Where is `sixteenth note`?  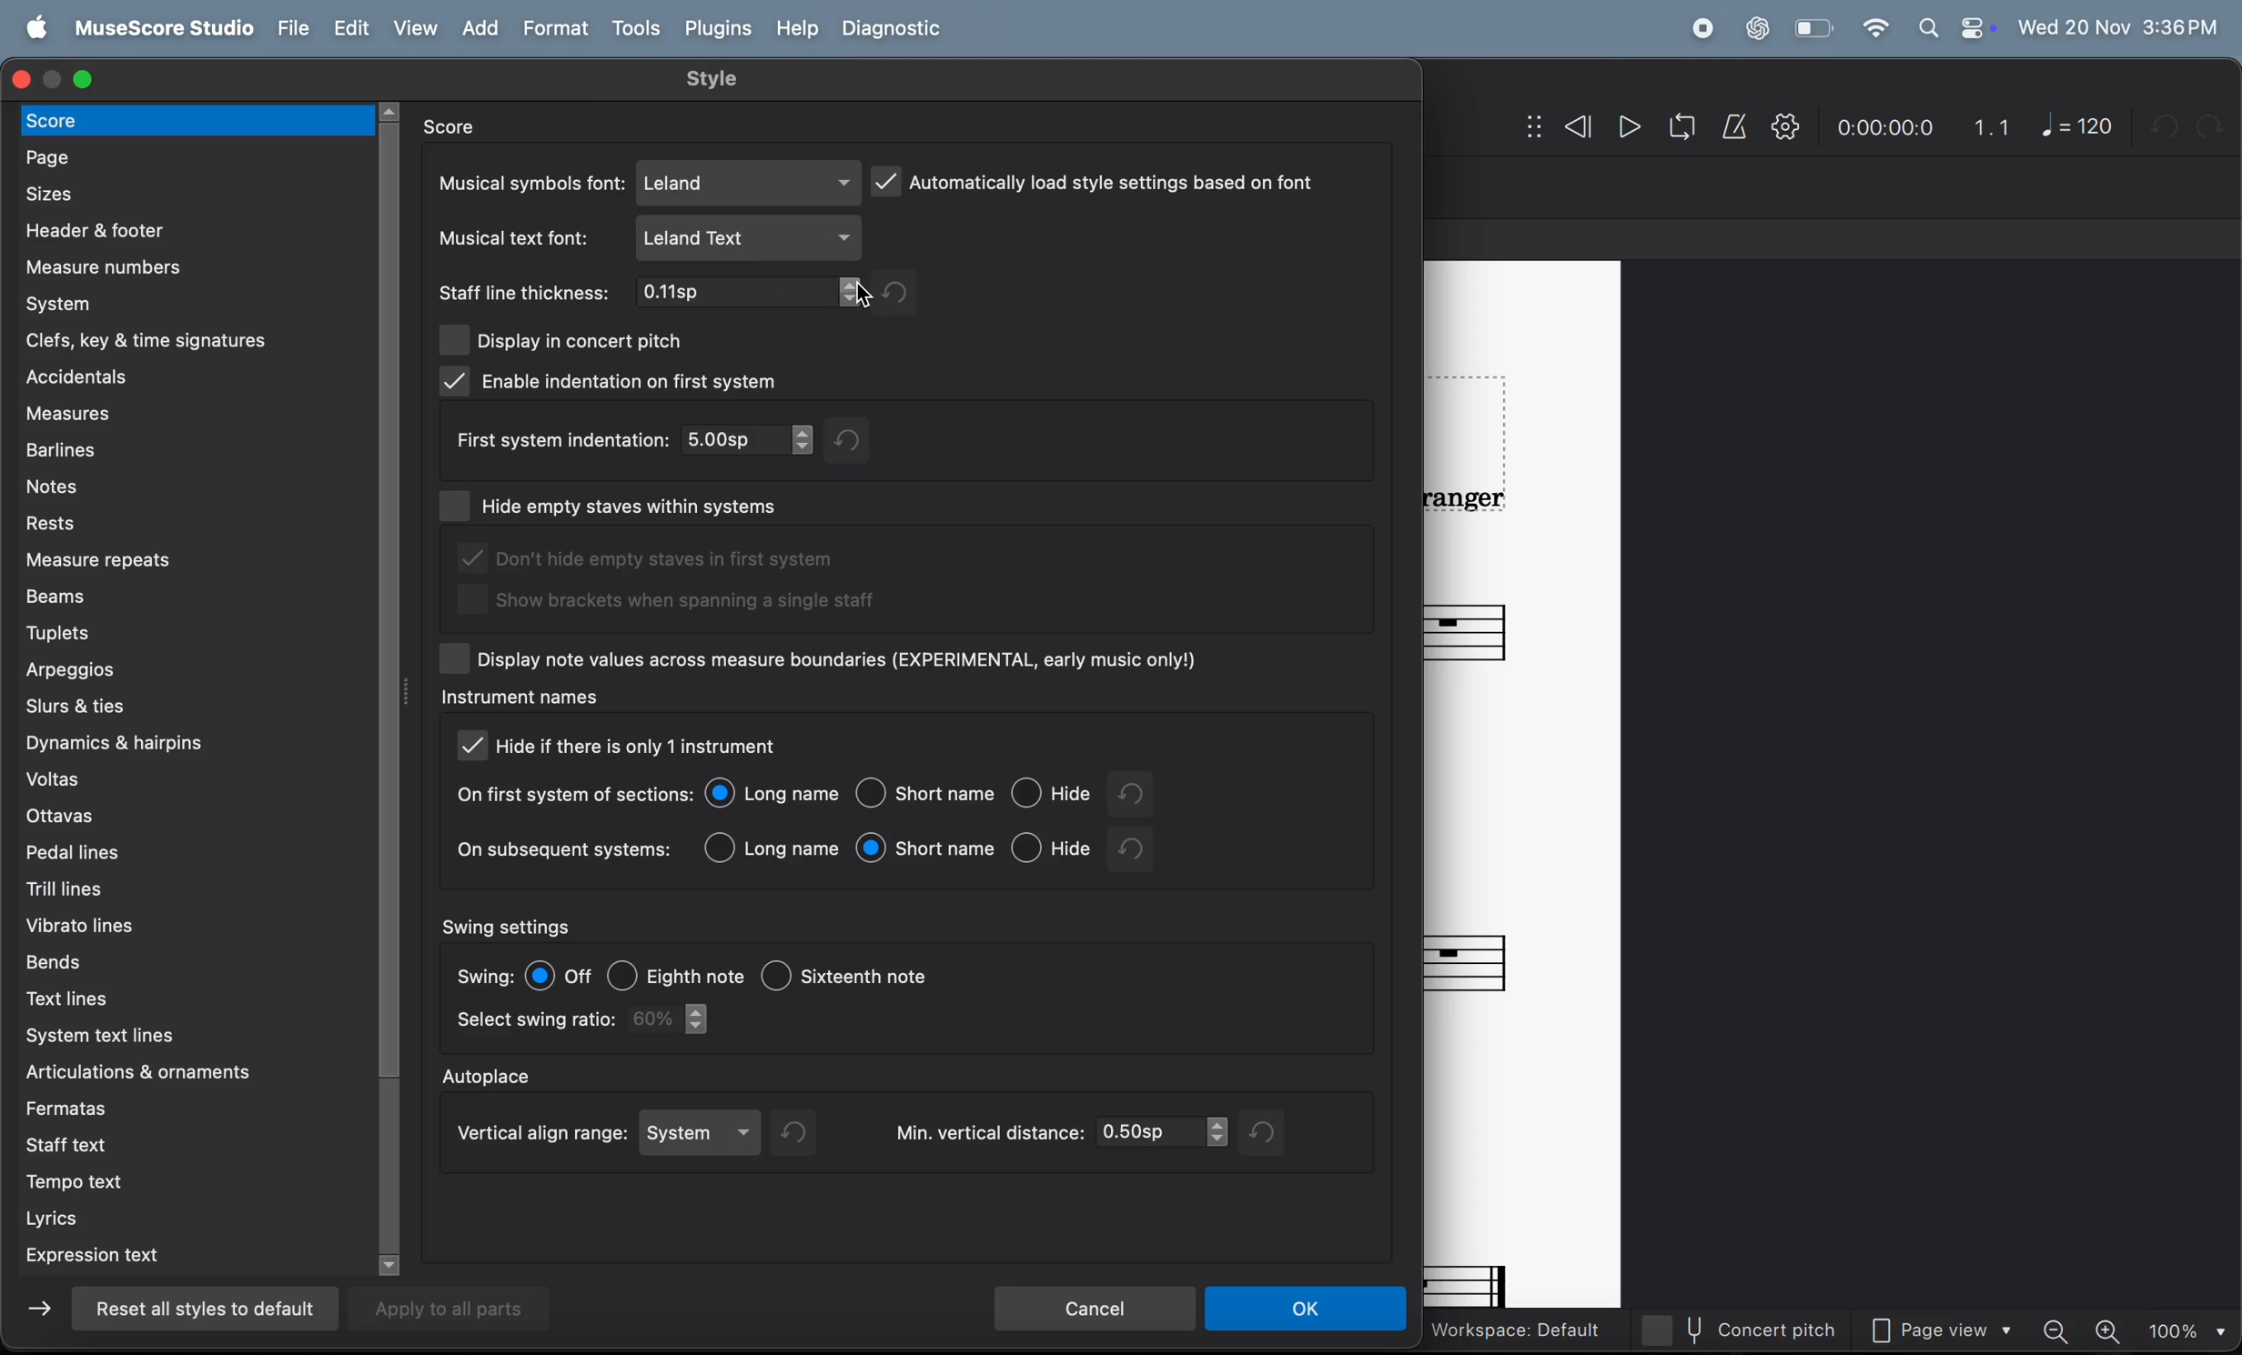
sixteenth note is located at coordinates (881, 979).